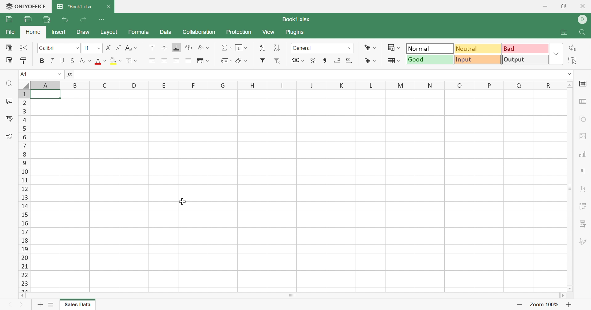 This screenshot has height=310, width=591. Describe the element at coordinates (338, 61) in the screenshot. I see `Decrease decimal` at that location.